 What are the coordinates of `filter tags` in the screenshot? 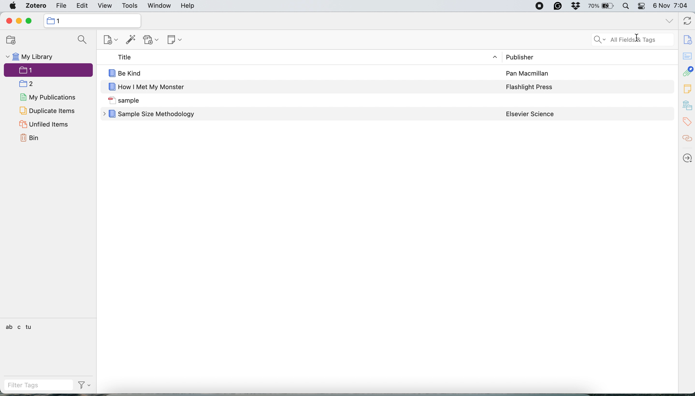 It's located at (38, 384).